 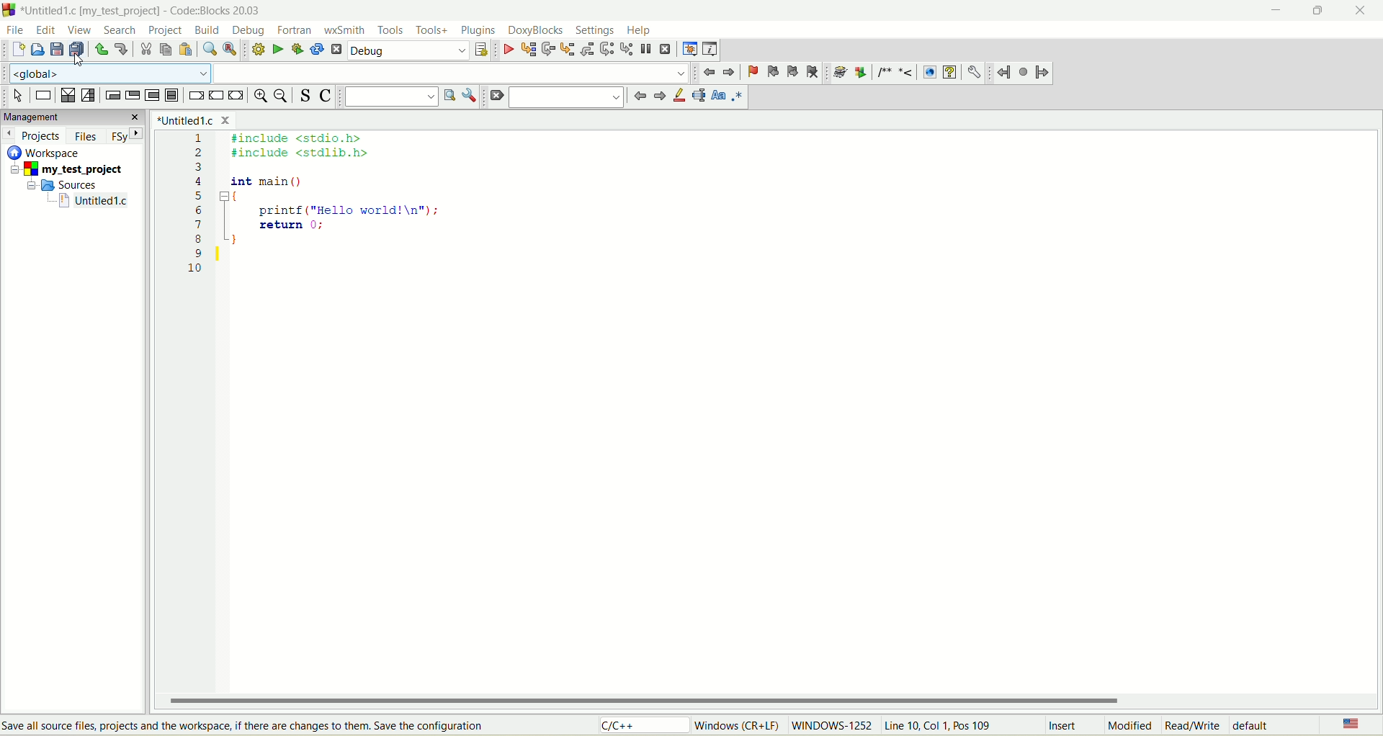 What do you see at coordinates (588, 49) in the screenshot?
I see `step out` at bounding box center [588, 49].